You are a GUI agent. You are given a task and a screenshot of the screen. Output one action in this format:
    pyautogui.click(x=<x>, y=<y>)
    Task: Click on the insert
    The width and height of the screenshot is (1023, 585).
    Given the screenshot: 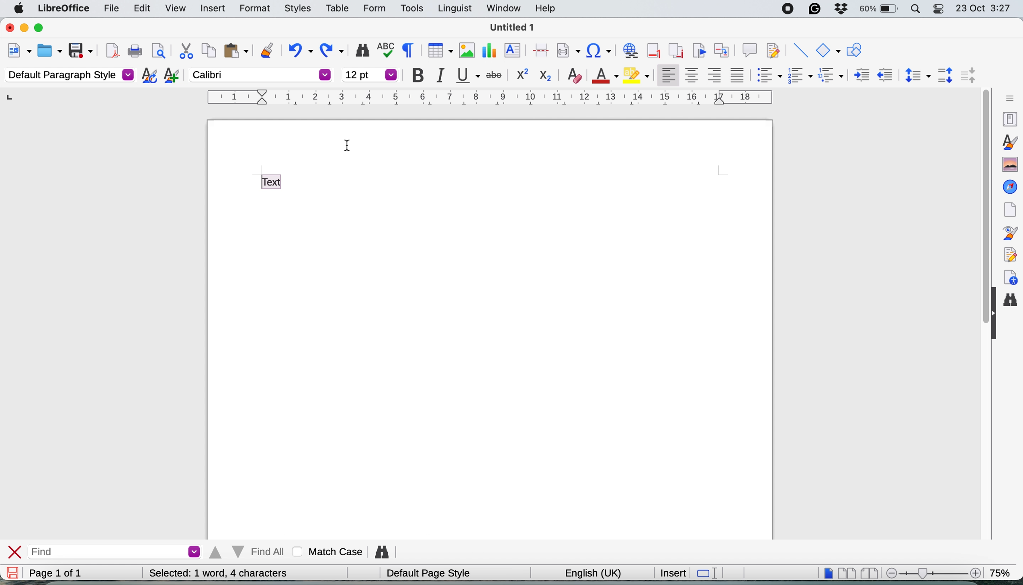 What is the action you would take?
    pyautogui.click(x=672, y=573)
    